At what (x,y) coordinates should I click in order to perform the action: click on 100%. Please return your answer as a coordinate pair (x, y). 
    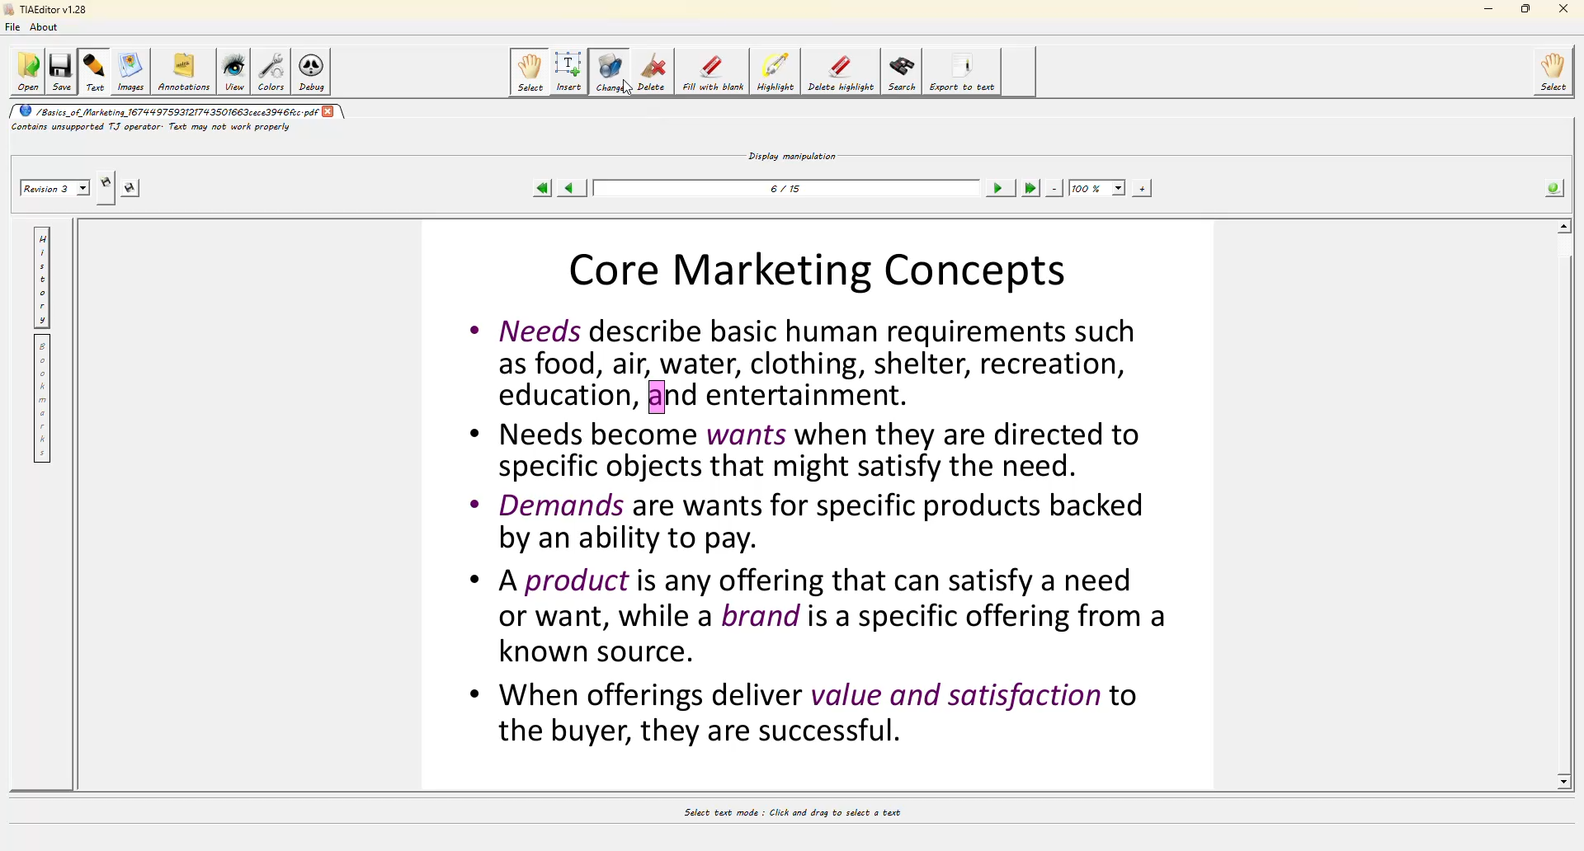
    Looking at the image, I should click on (1096, 187).